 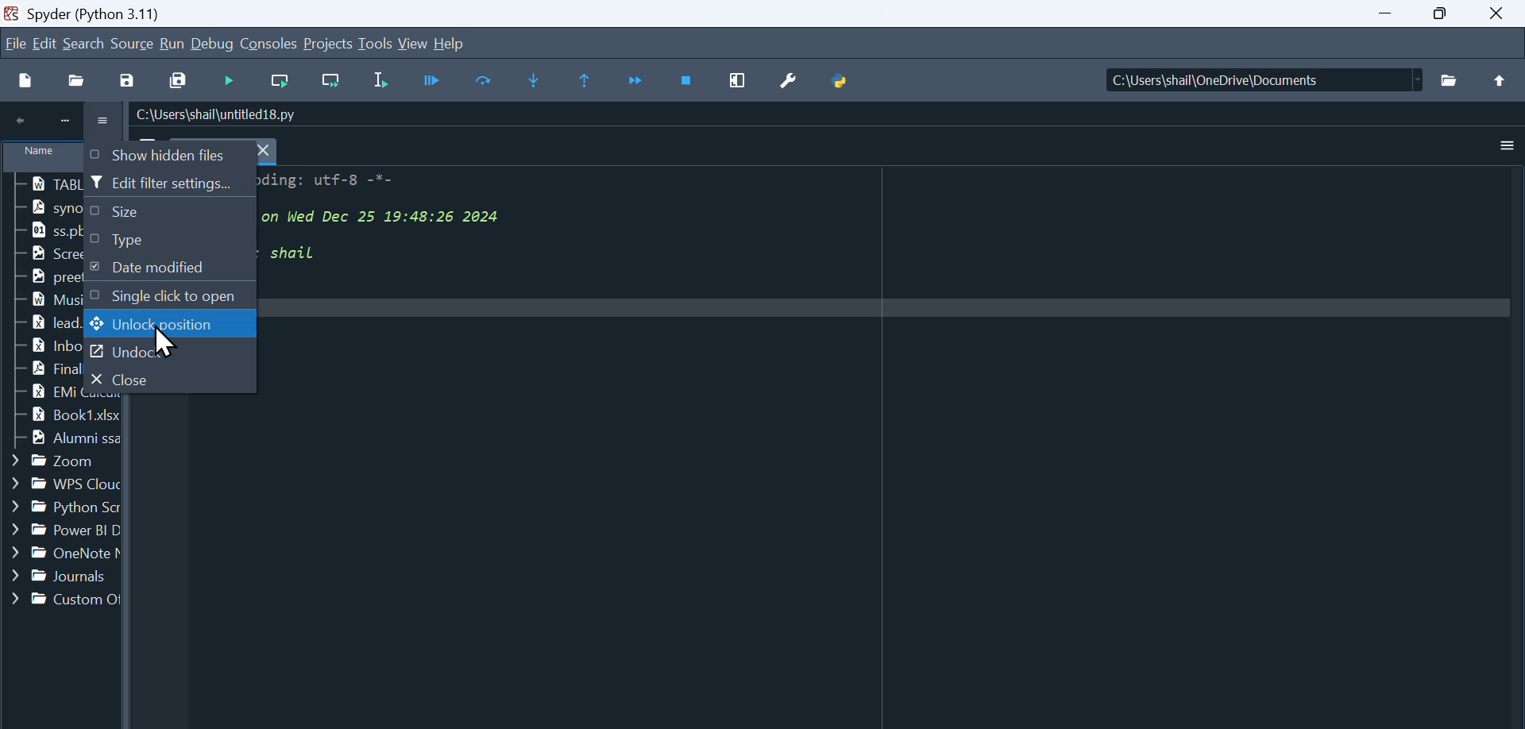 I want to click on size , so click(x=167, y=214).